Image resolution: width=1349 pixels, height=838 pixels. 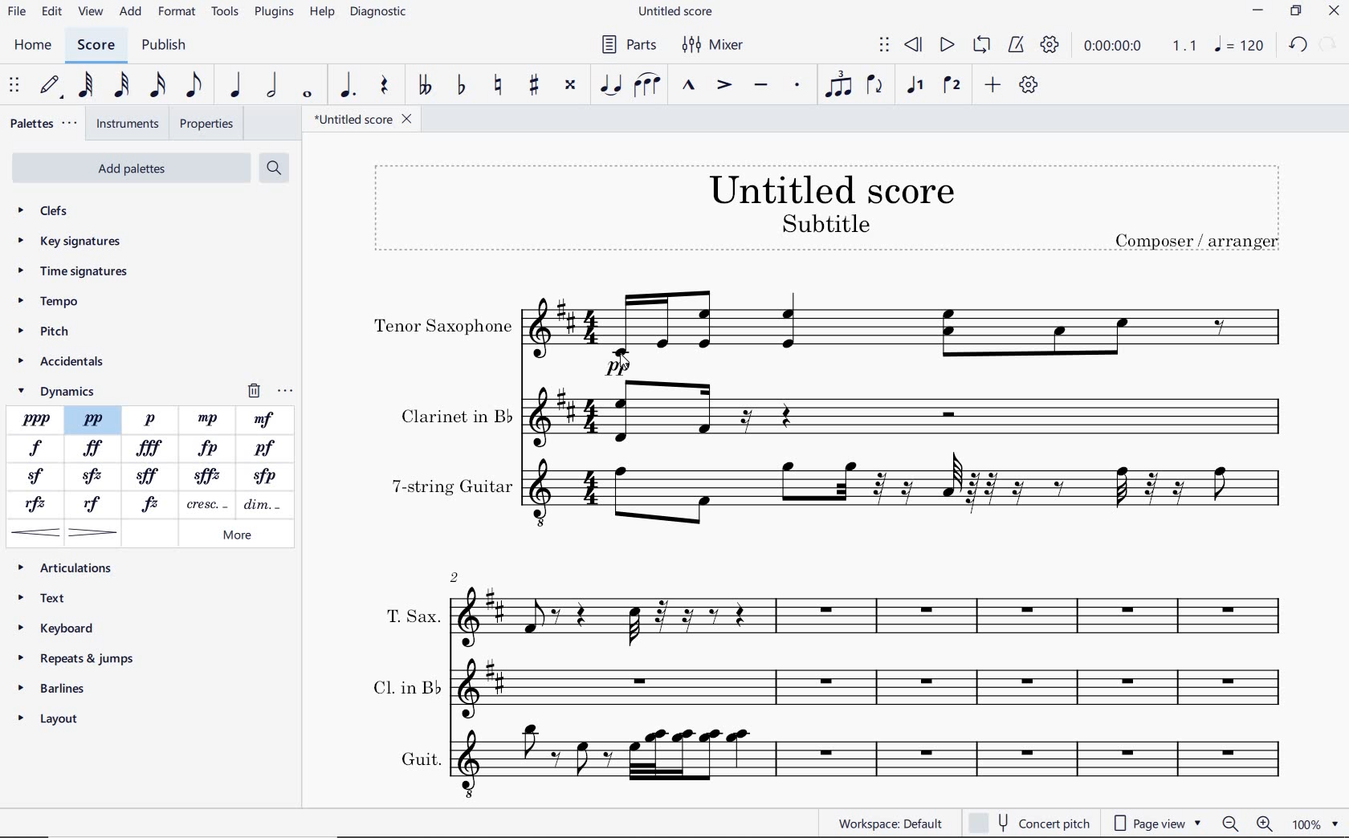 What do you see at coordinates (128, 124) in the screenshot?
I see `instruments` at bounding box center [128, 124].